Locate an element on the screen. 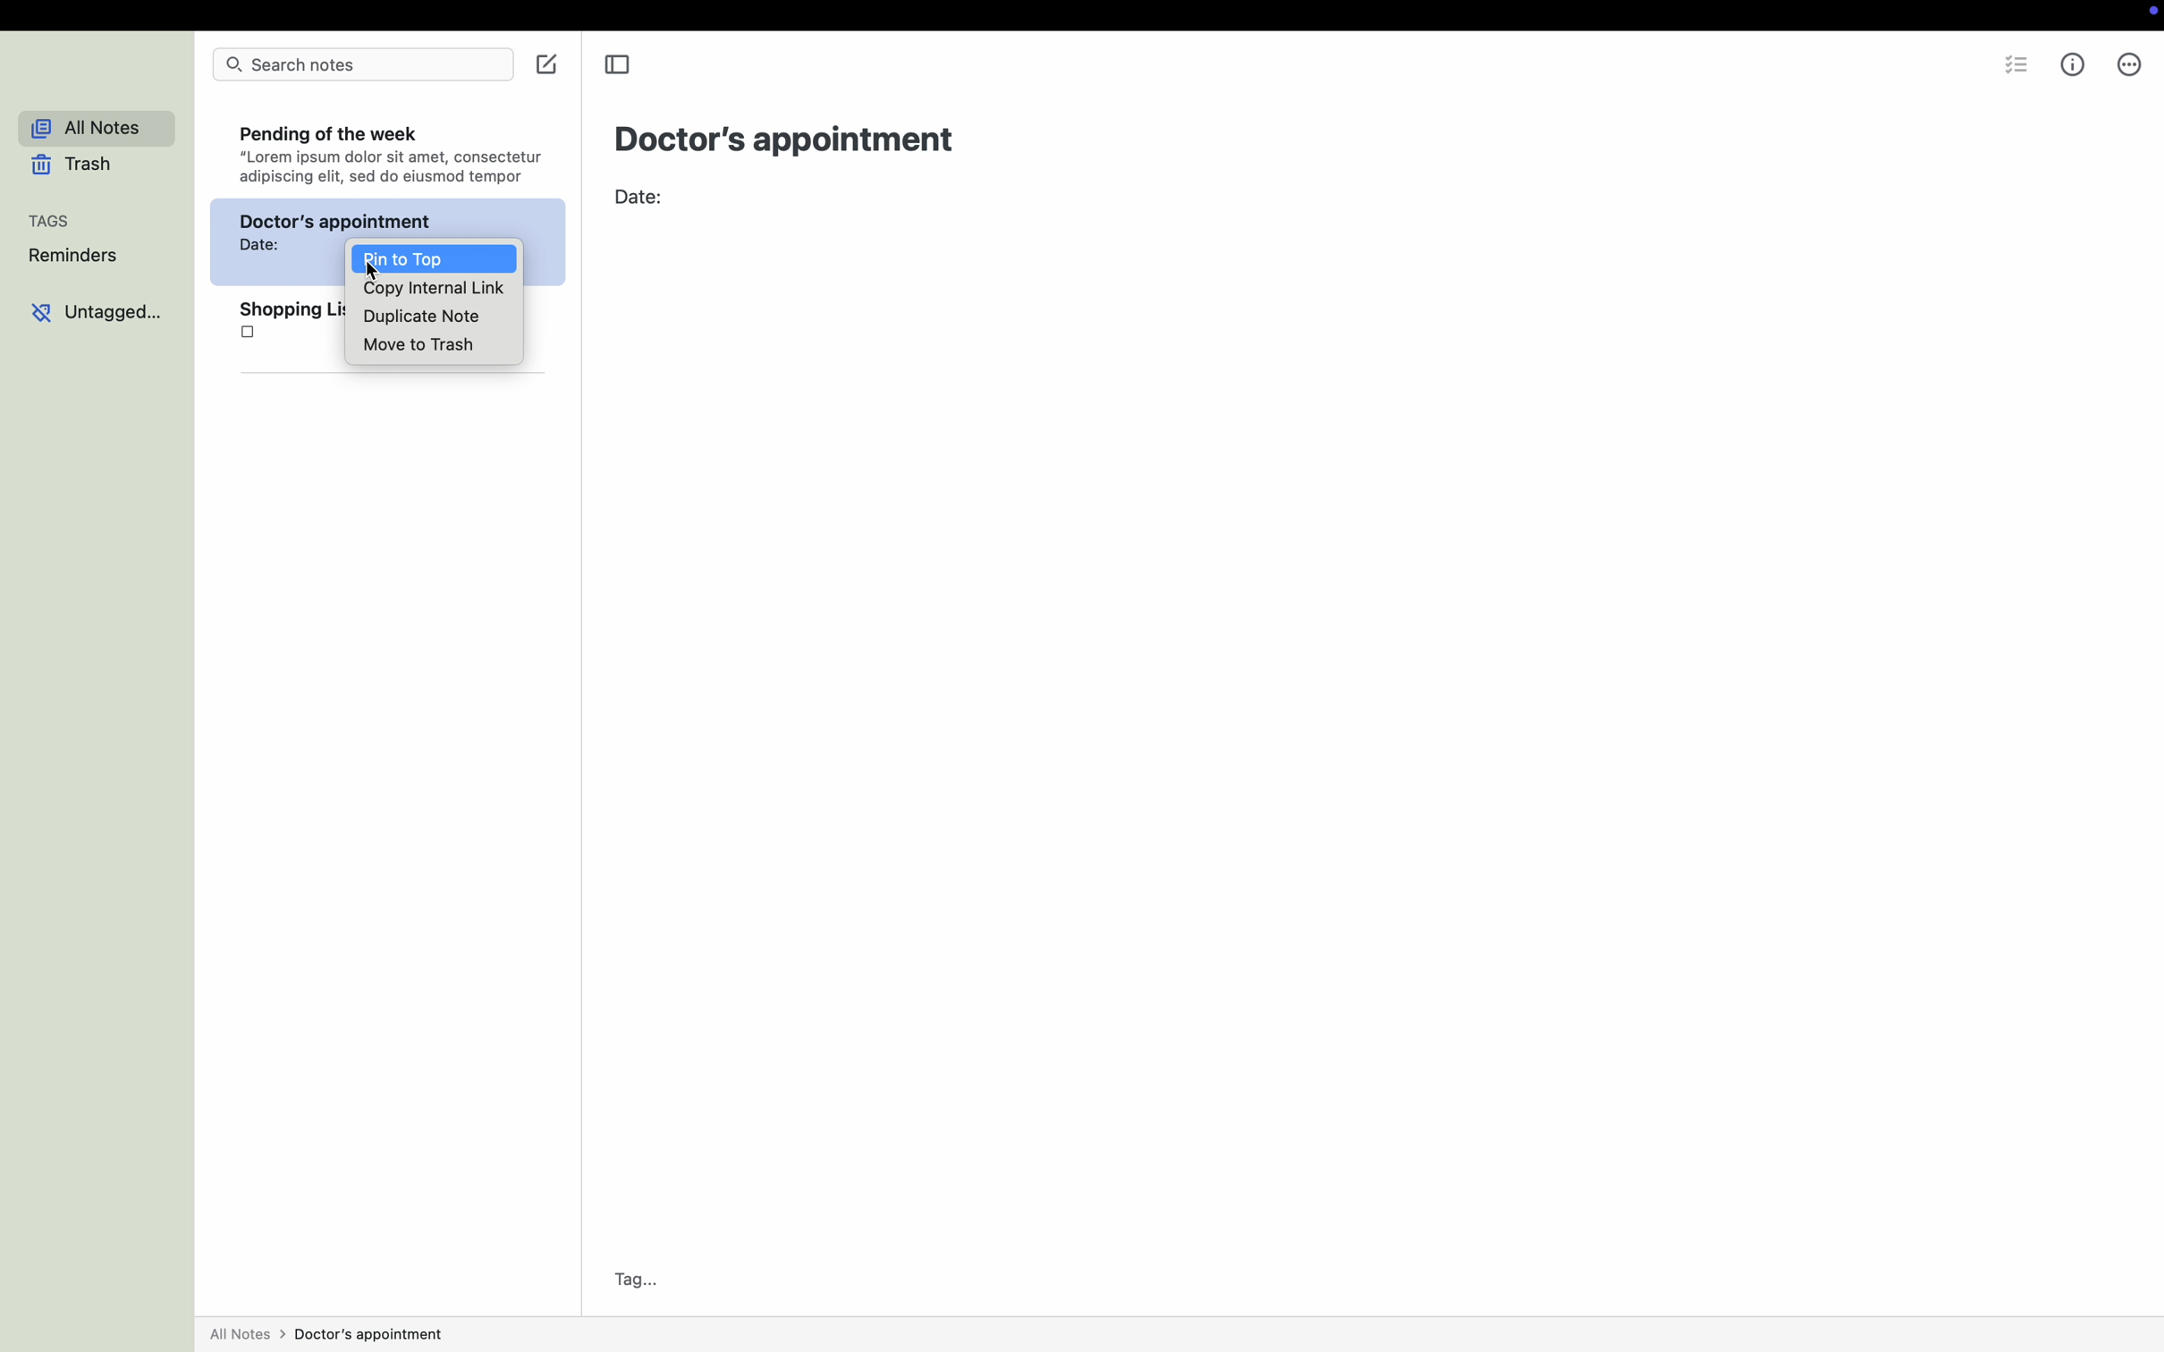  reminders is located at coordinates (72, 258).